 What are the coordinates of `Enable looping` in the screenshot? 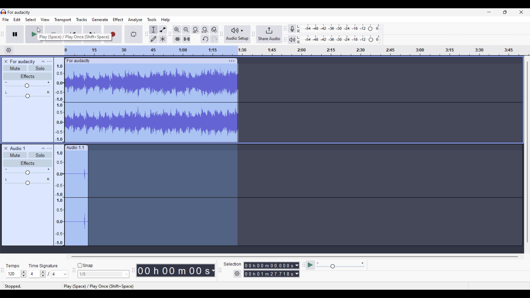 It's located at (133, 34).